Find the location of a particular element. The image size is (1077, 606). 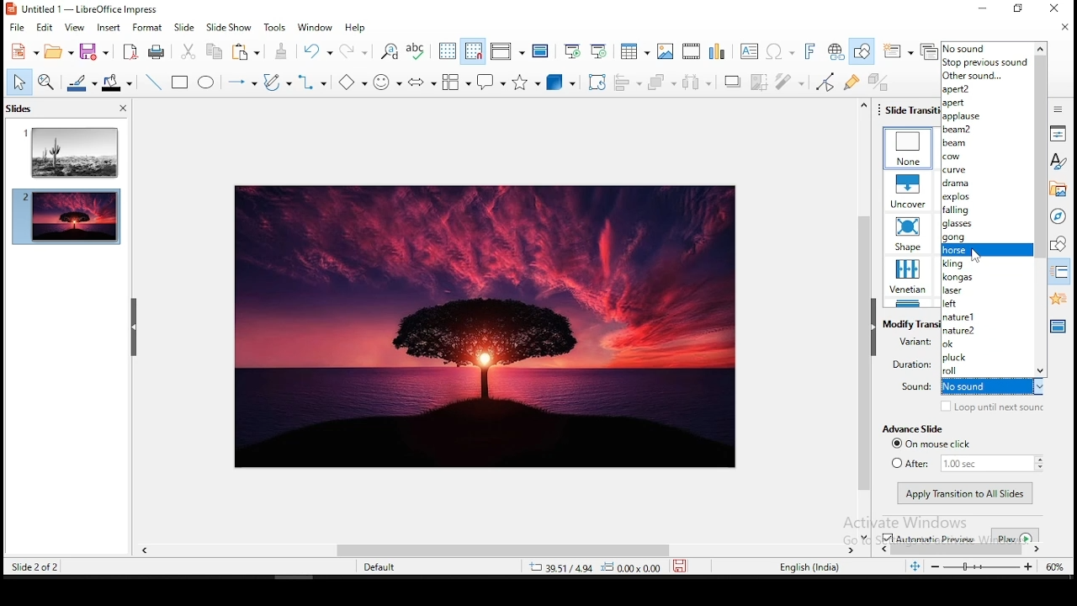

fit to width is located at coordinates (914, 569).